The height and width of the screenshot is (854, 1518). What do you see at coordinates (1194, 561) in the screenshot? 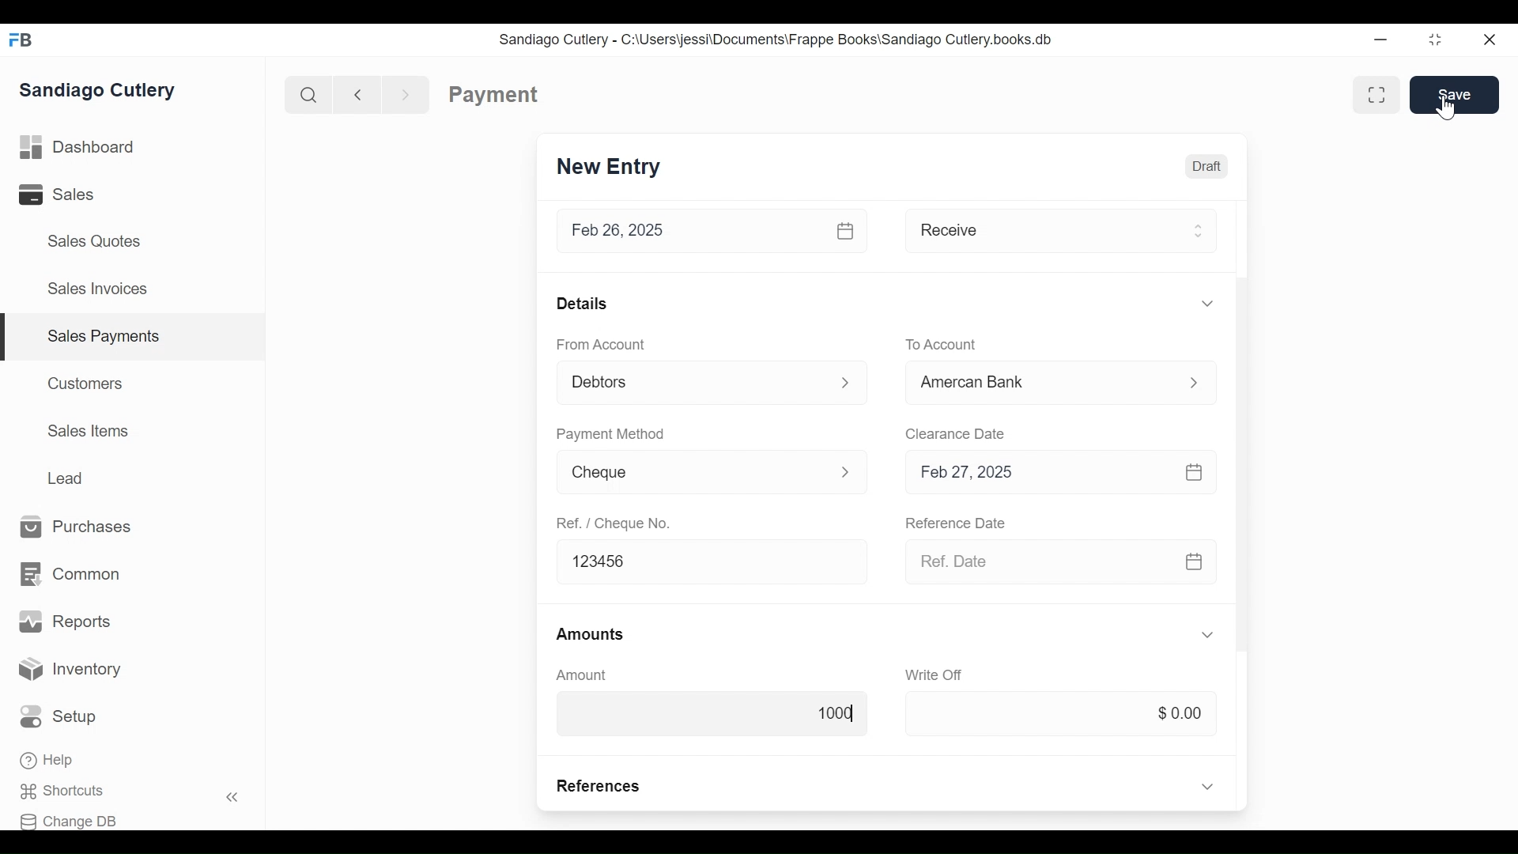
I see `Calendar` at bounding box center [1194, 561].